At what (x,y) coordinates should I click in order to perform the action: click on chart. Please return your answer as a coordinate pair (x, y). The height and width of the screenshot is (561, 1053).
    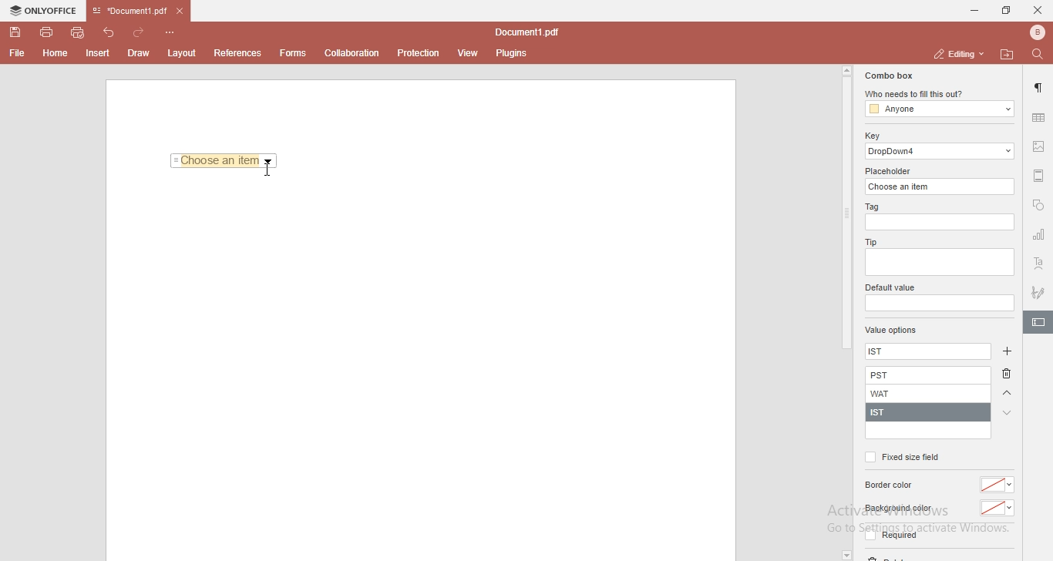
    Looking at the image, I should click on (1039, 237).